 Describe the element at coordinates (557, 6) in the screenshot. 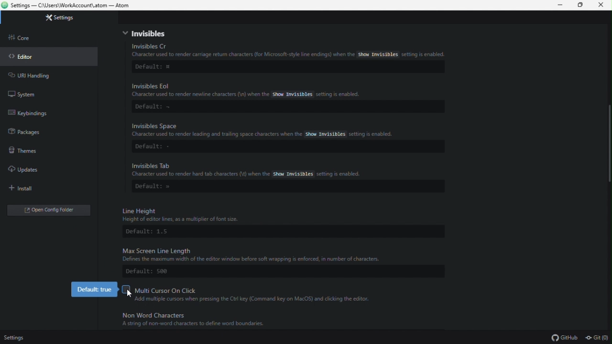

I see `Minimize` at that location.